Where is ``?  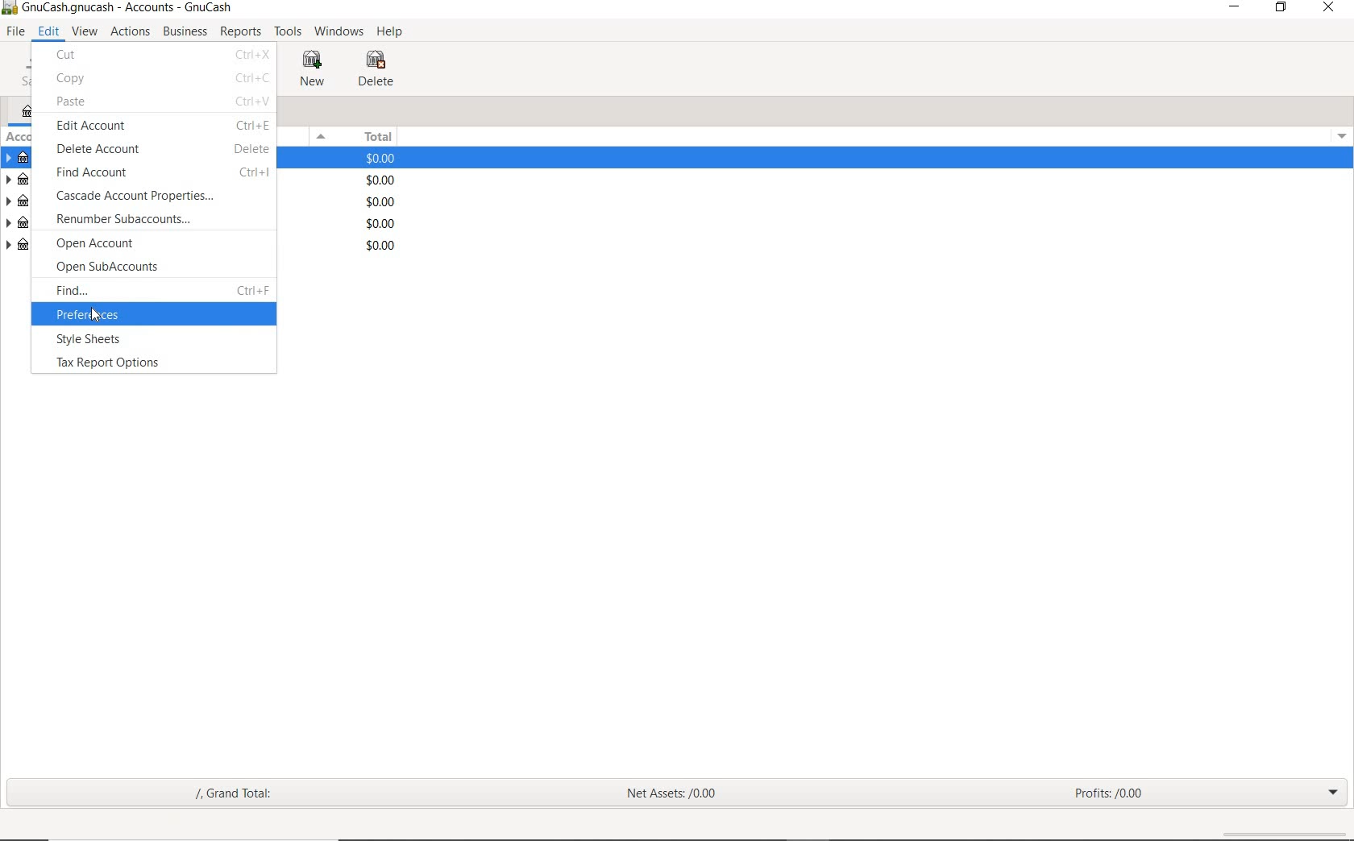  is located at coordinates (11, 9).